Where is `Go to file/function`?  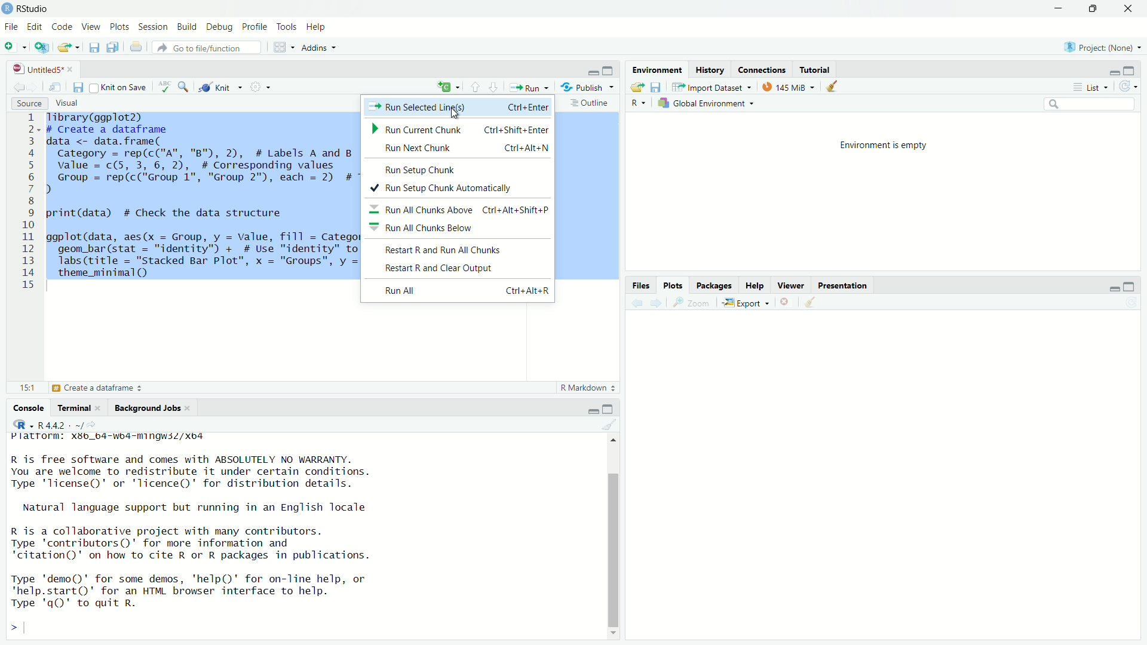
Go to file/function is located at coordinates (208, 47).